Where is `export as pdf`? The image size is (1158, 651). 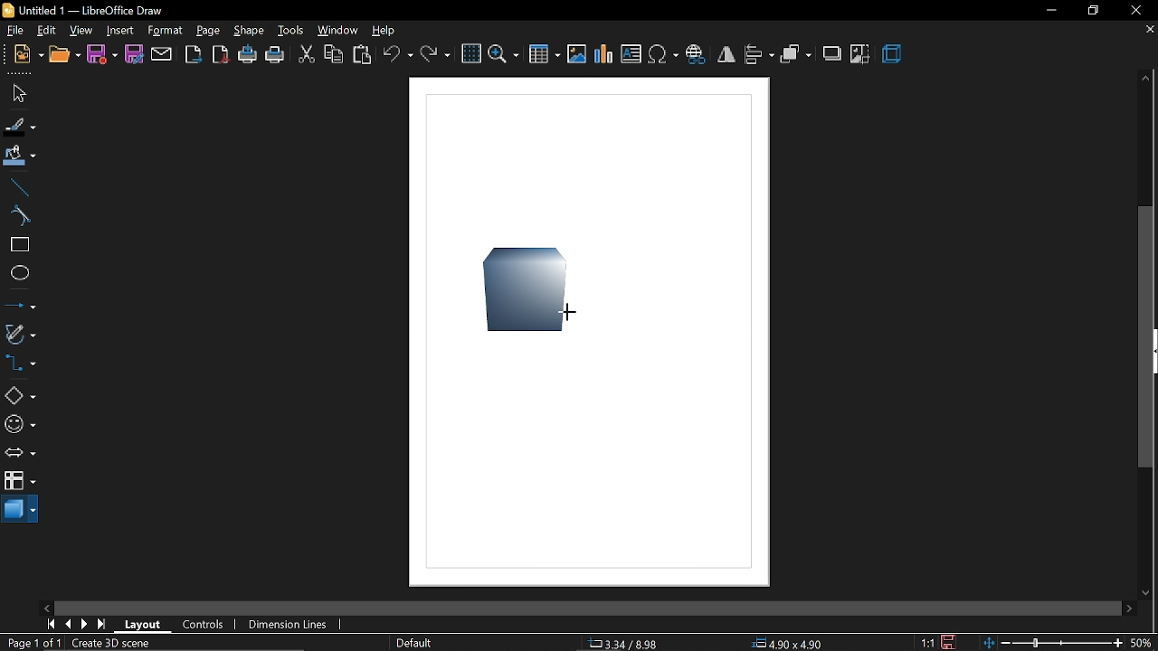 export as pdf is located at coordinates (220, 55).